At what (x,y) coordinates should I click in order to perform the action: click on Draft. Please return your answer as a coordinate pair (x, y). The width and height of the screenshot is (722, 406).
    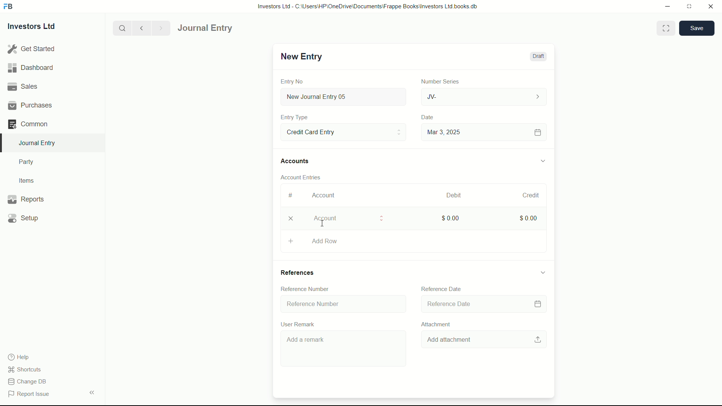
    Looking at the image, I should click on (538, 56).